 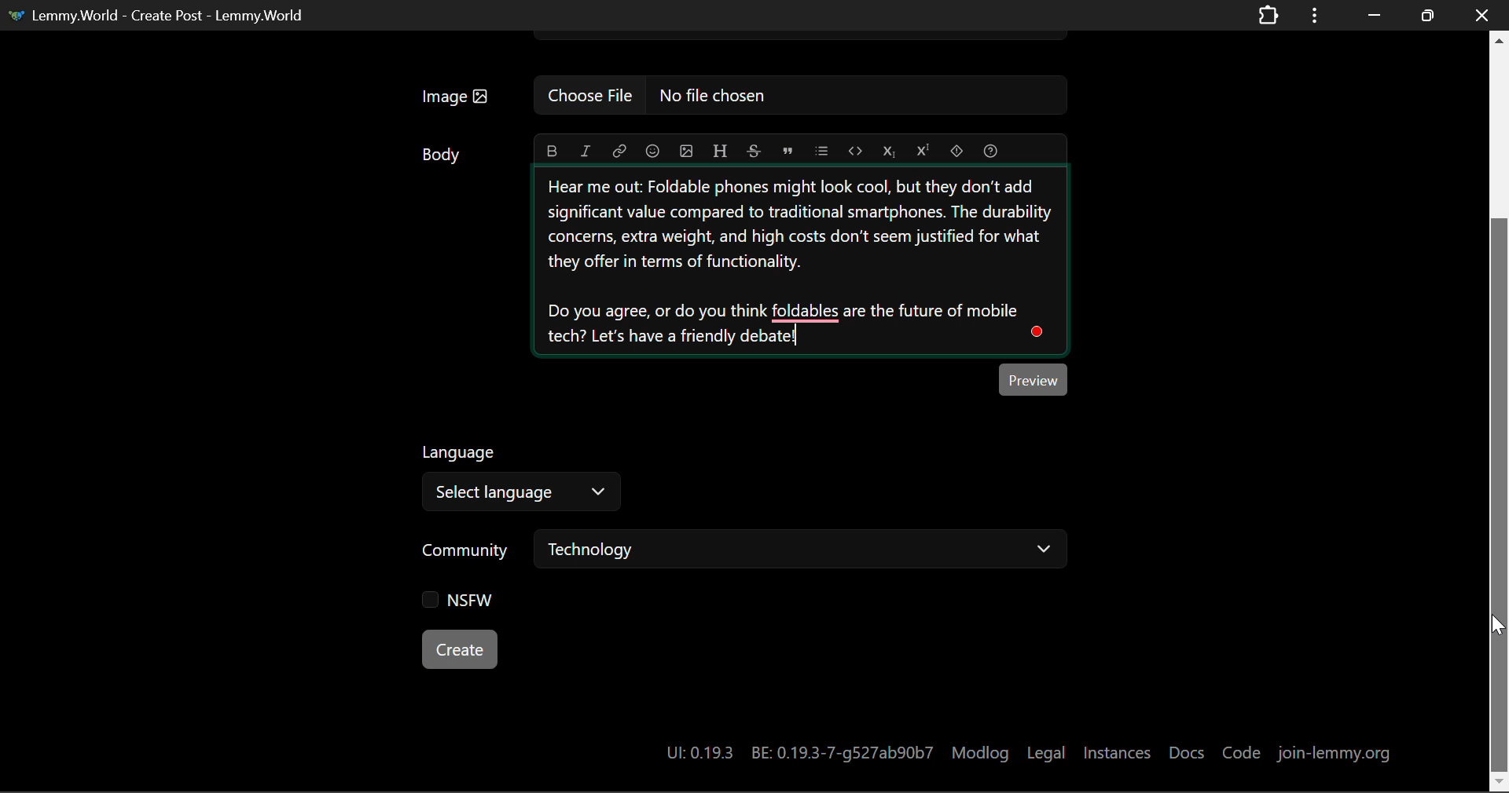 What do you see at coordinates (822, 149) in the screenshot?
I see `list` at bounding box center [822, 149].